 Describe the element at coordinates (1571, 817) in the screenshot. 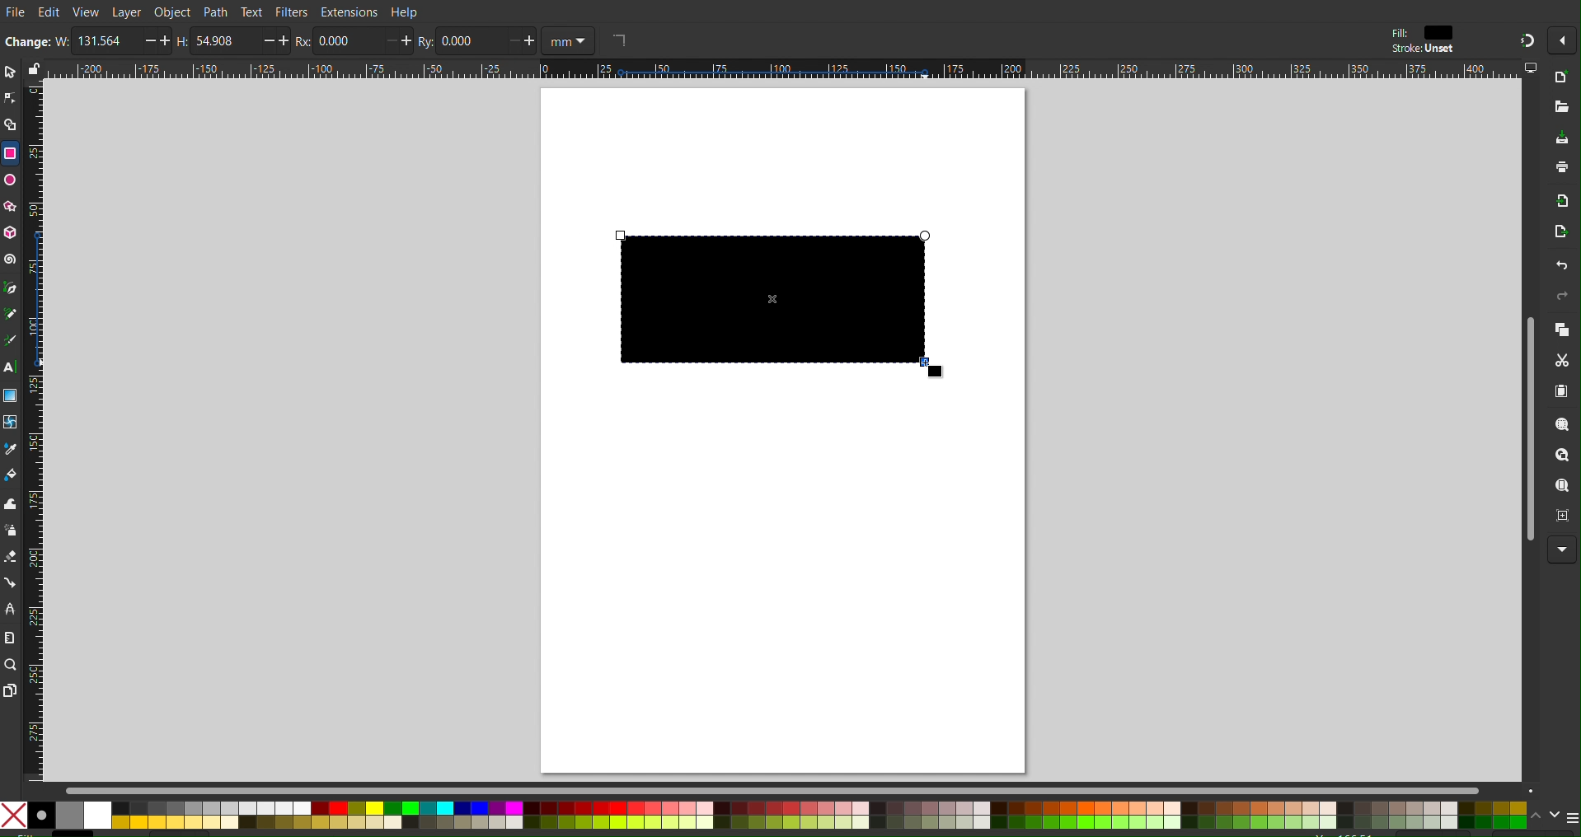

I see `menu` at that location.